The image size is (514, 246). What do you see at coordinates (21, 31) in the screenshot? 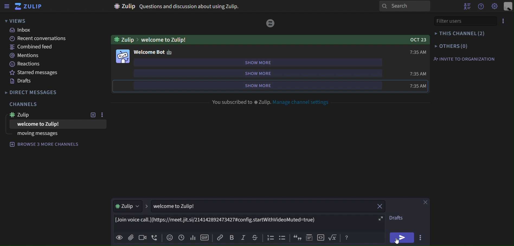
I see `inbox` at bounding box center [21, 31].